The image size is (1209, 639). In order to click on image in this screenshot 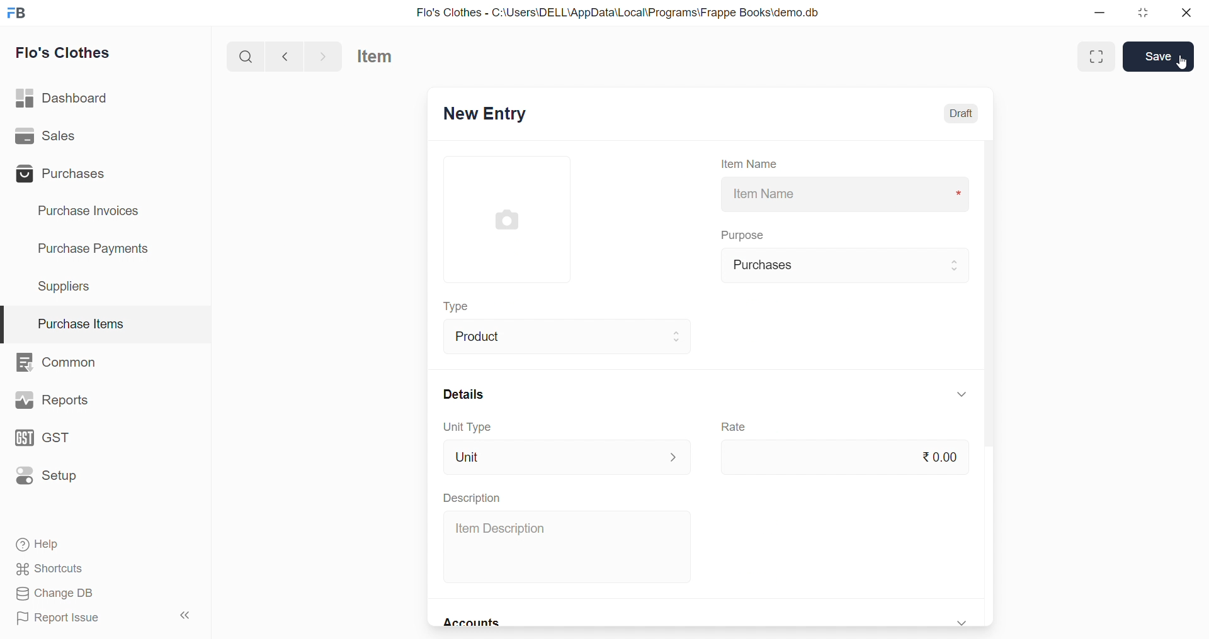, I will do `click(509, 219)`.